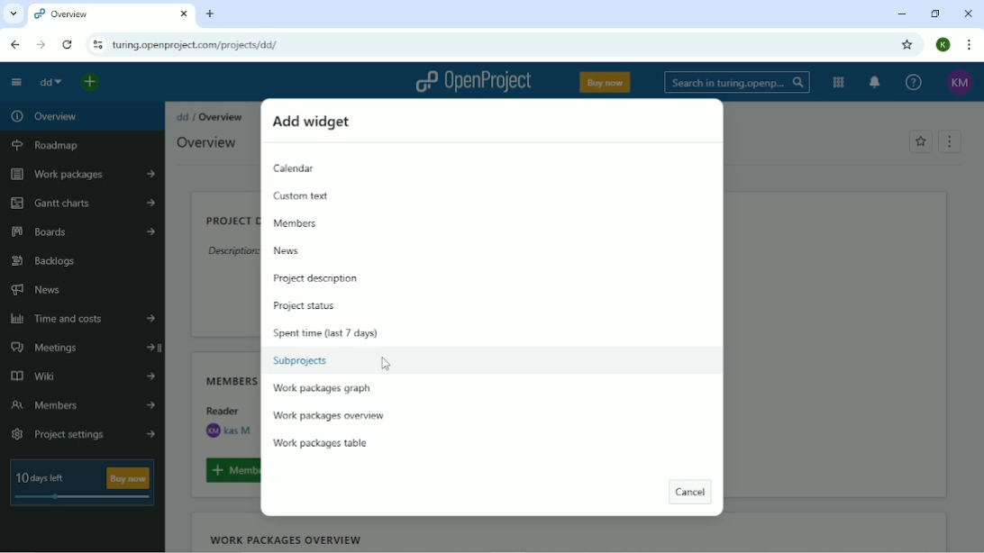  What do you see at coordinates (296, 223) in the screenshot?
I see `Members` at bounding box center [296, 223].